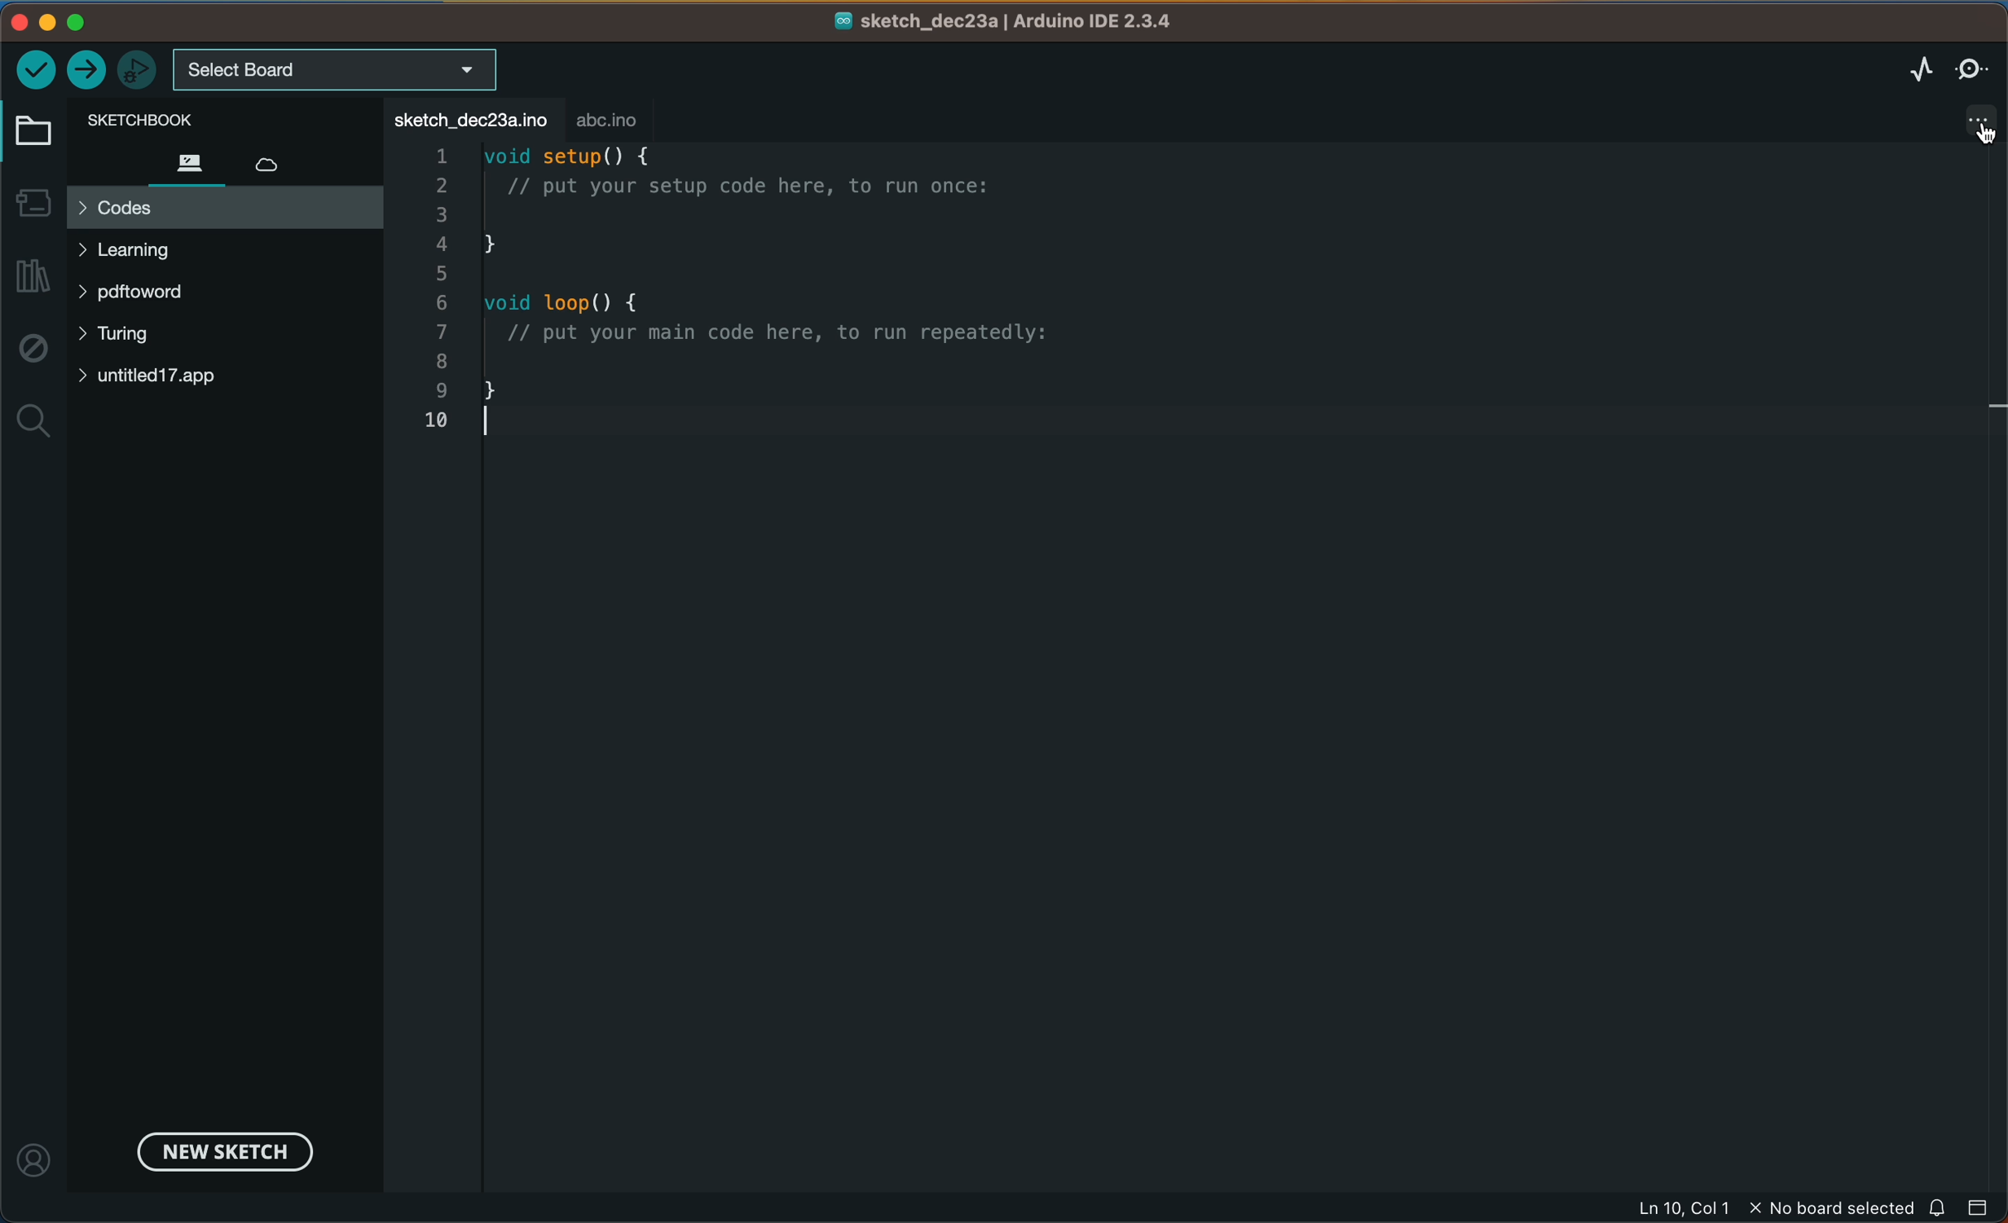 The width and height of the screenshot is (2008, 1223). What do you see at coordinates (151, 292) in the screenshot?
I see `pdftoword` at bounding box center [151, 292].